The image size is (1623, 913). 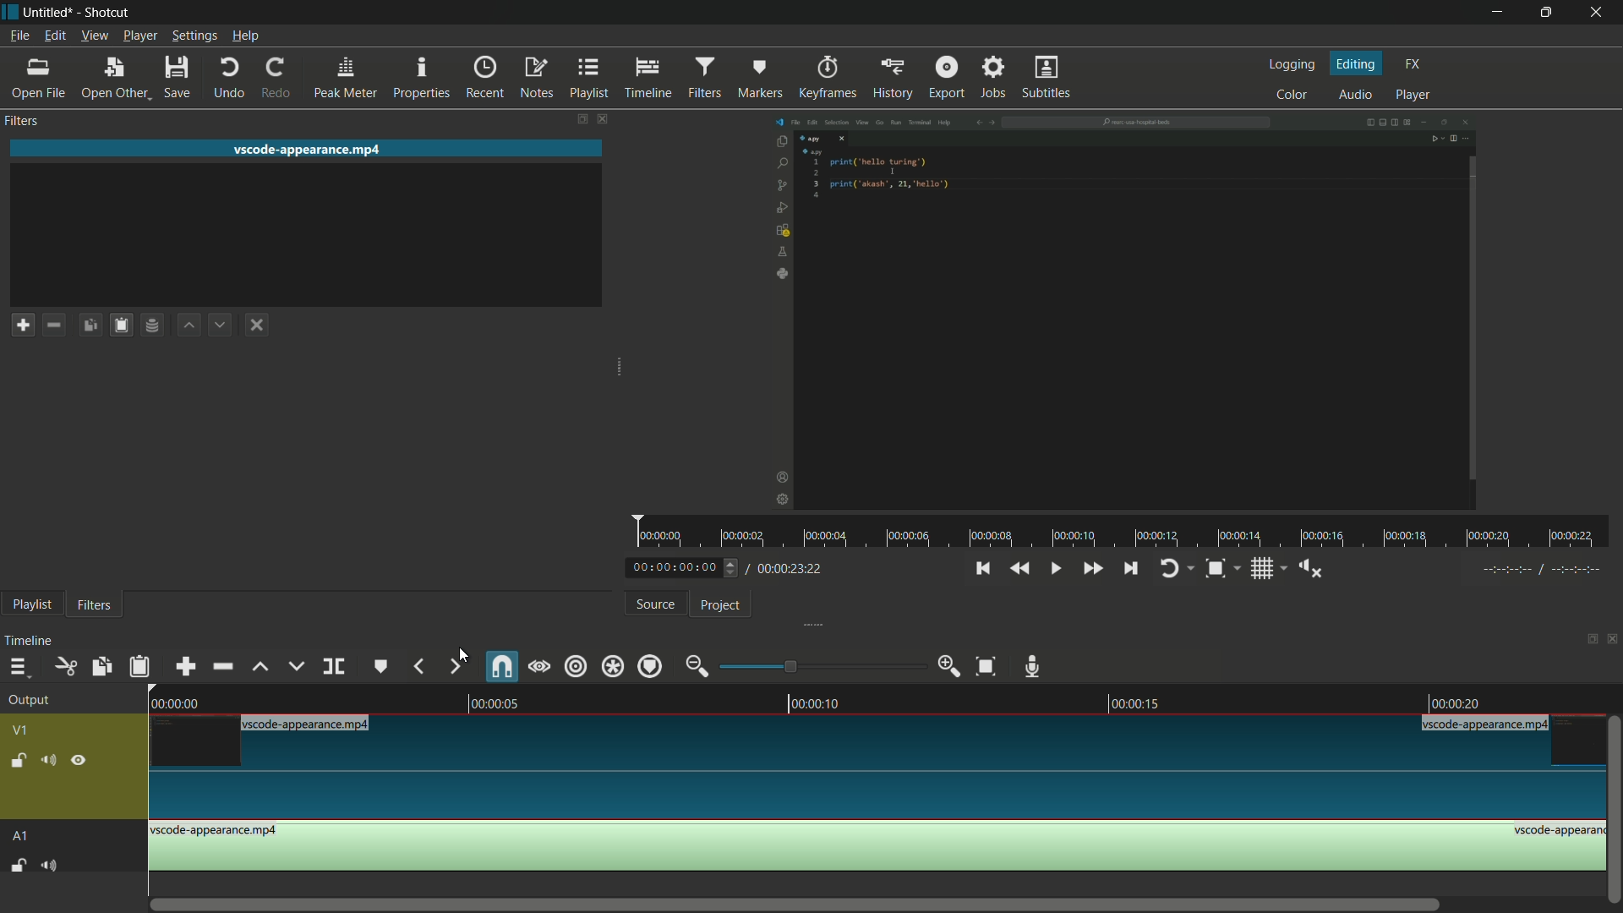 I want to click on append, so click(x=189, y=666).